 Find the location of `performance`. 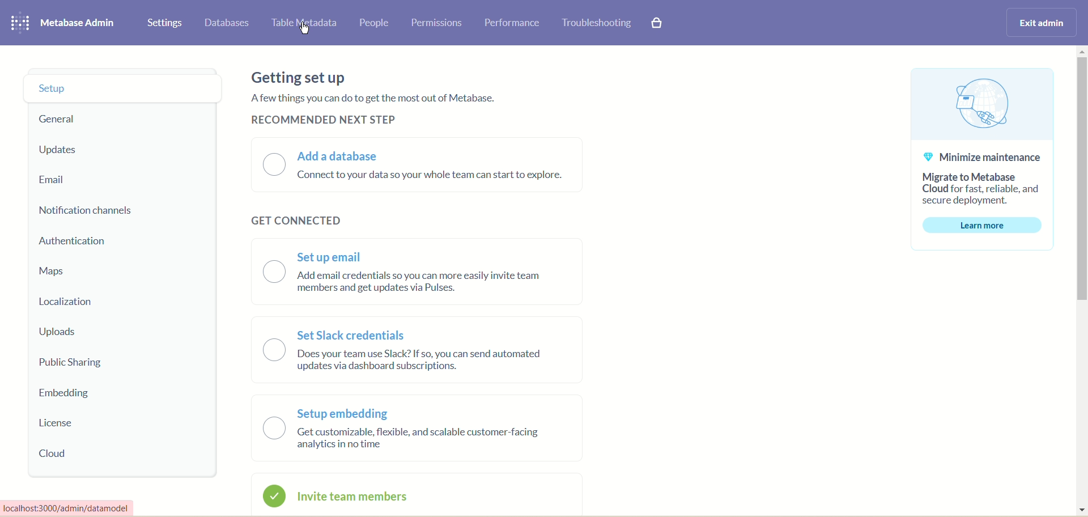

performance is located at coordinates (514, 24).